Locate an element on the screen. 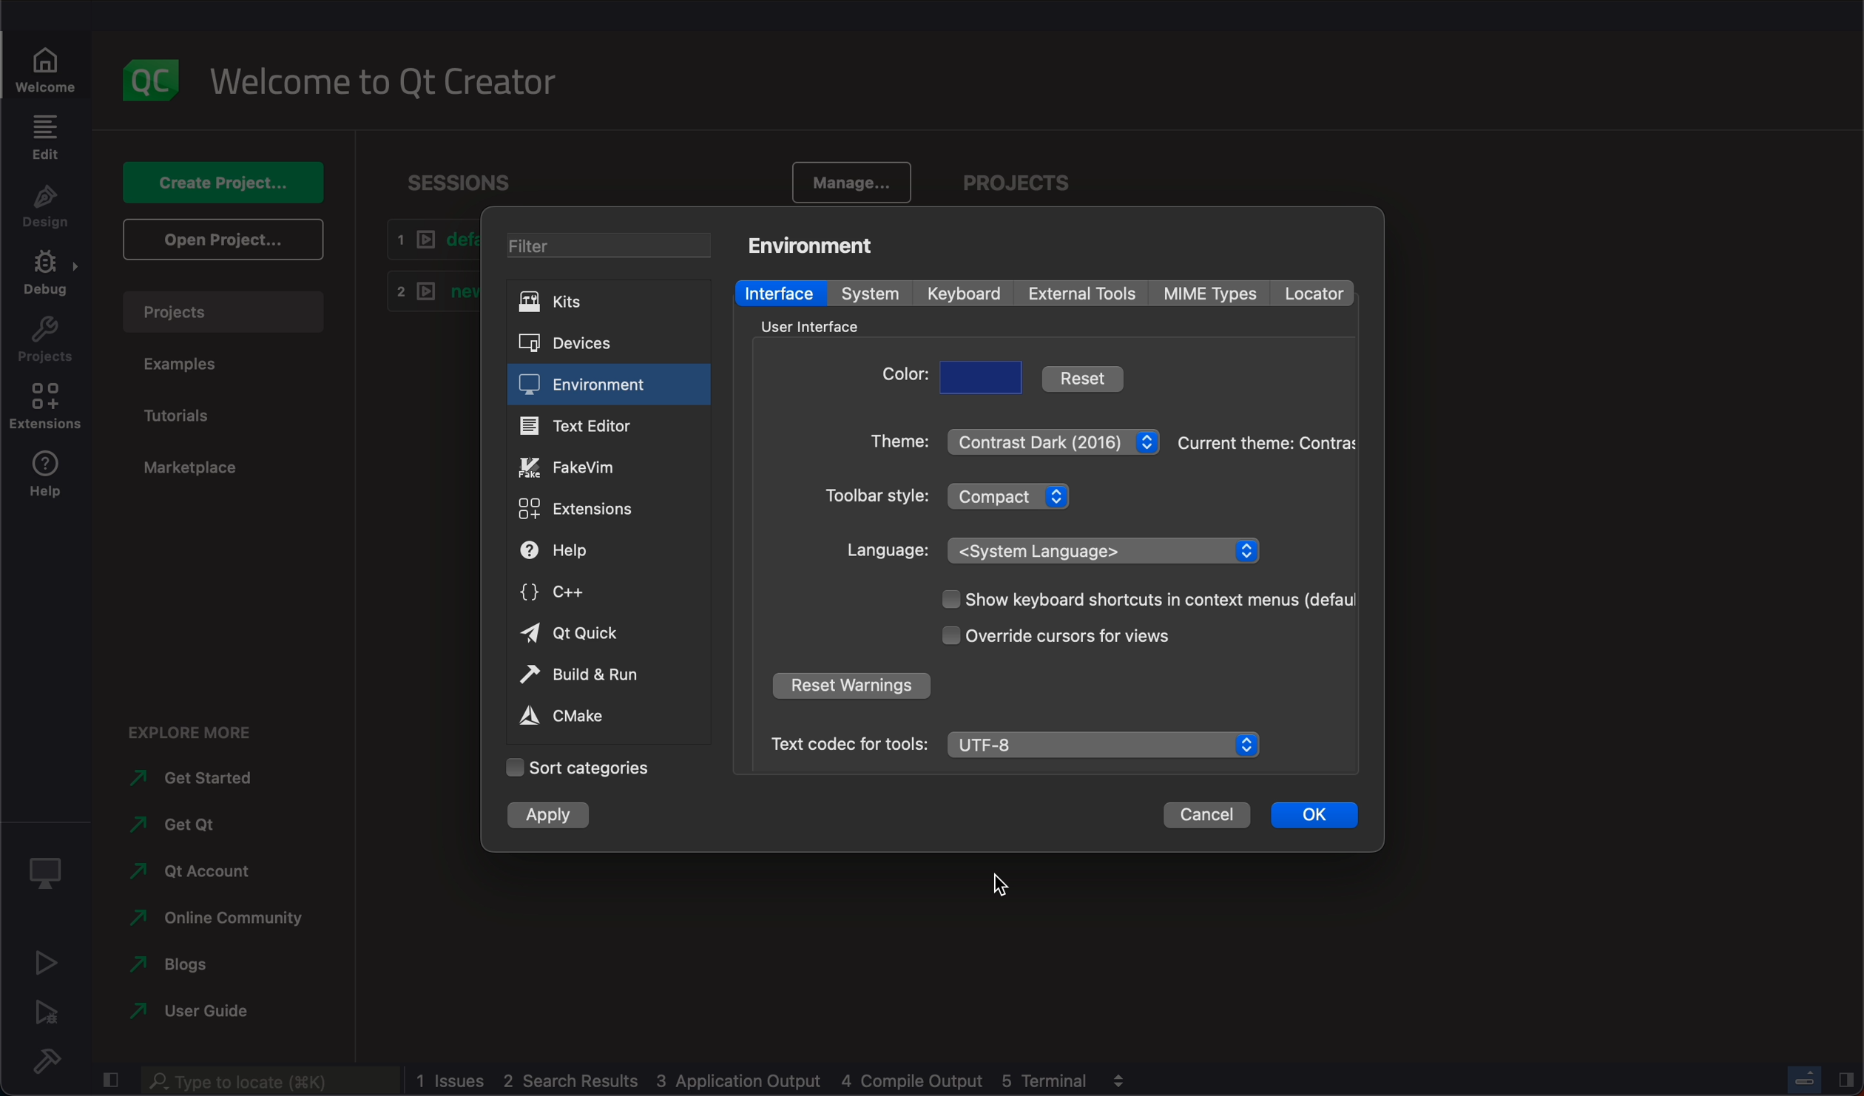  2 is located at coordinates (427, 289).